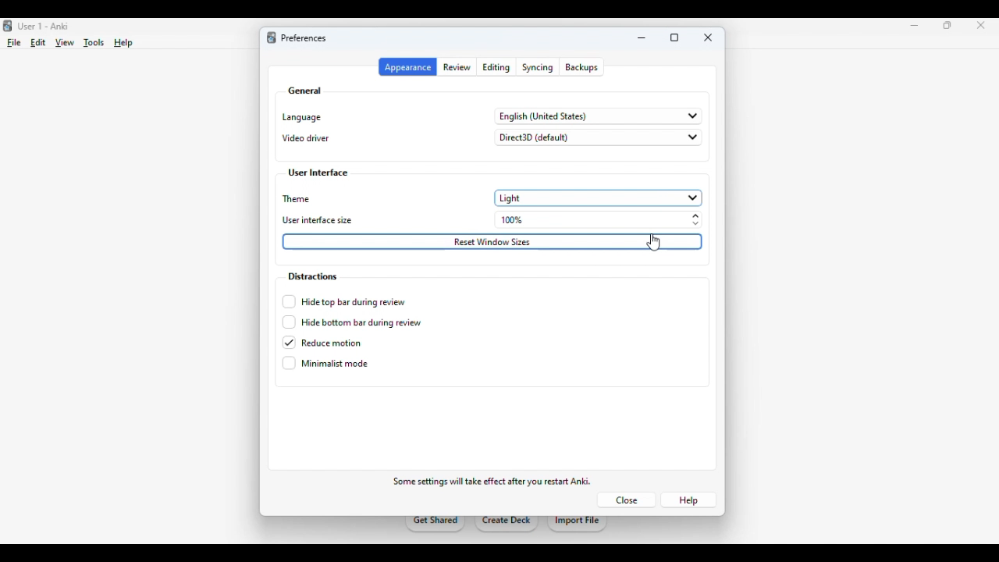 The image size is (999, 562). What do you see at coordinates (8, 26) in the screenshot?
I see `logo` at bounding box center [8, 26].